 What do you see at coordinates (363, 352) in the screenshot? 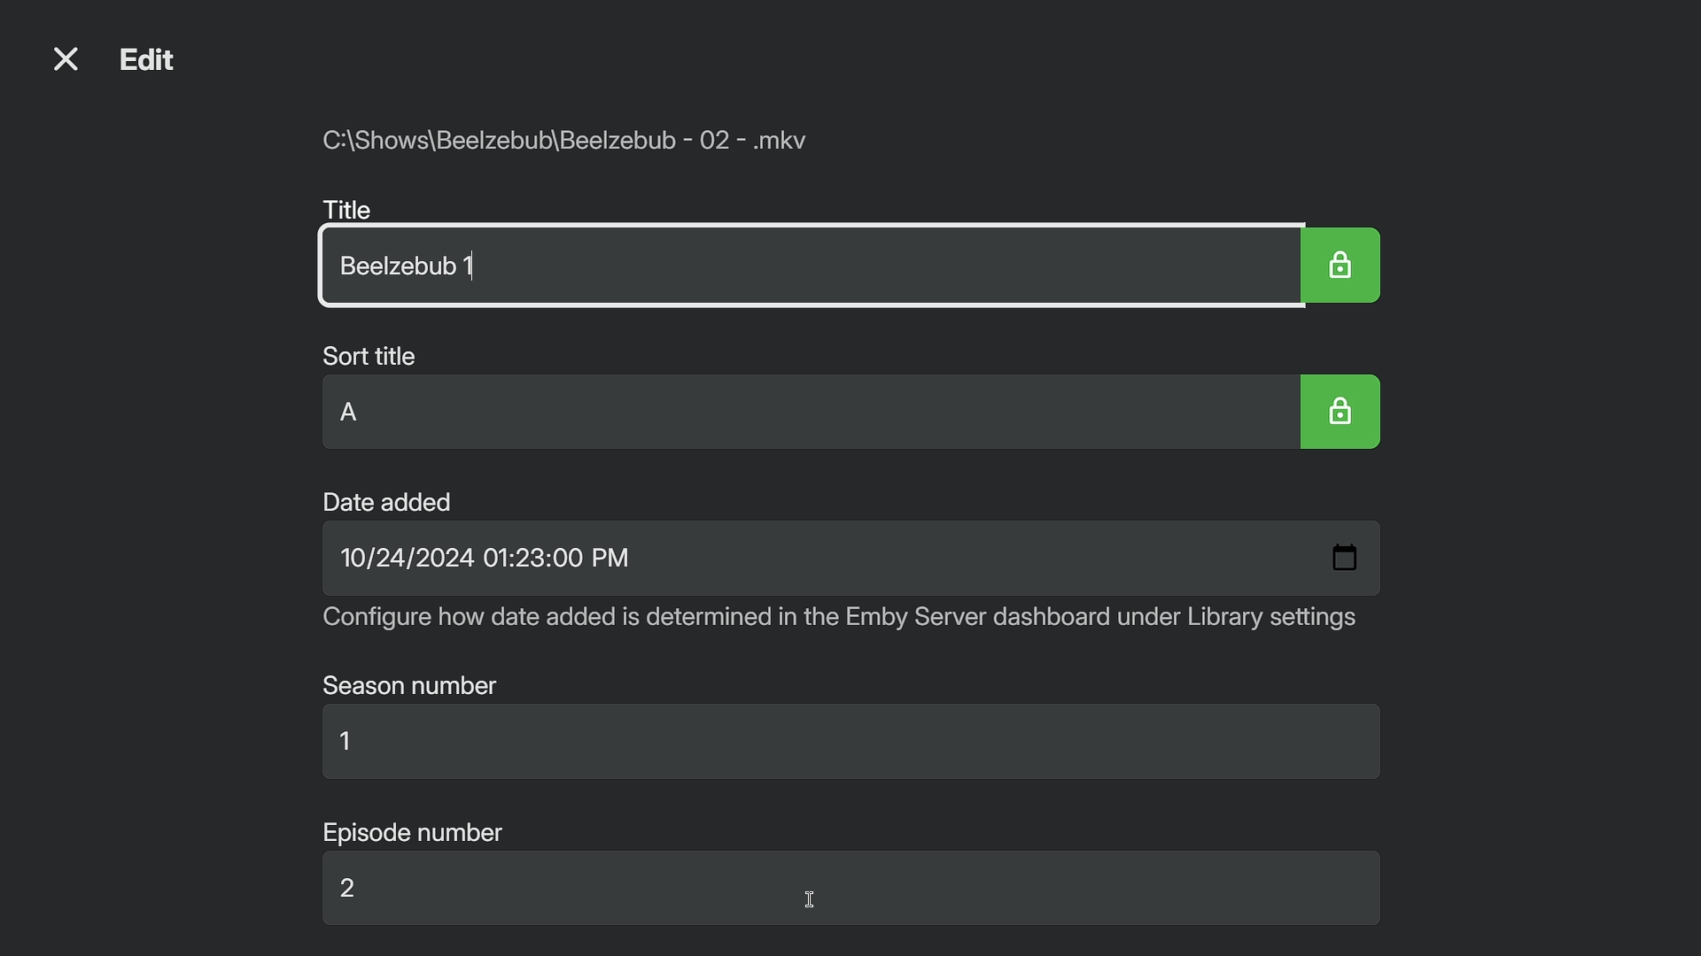
I see `Sort title` at bounding box center [363, 352].